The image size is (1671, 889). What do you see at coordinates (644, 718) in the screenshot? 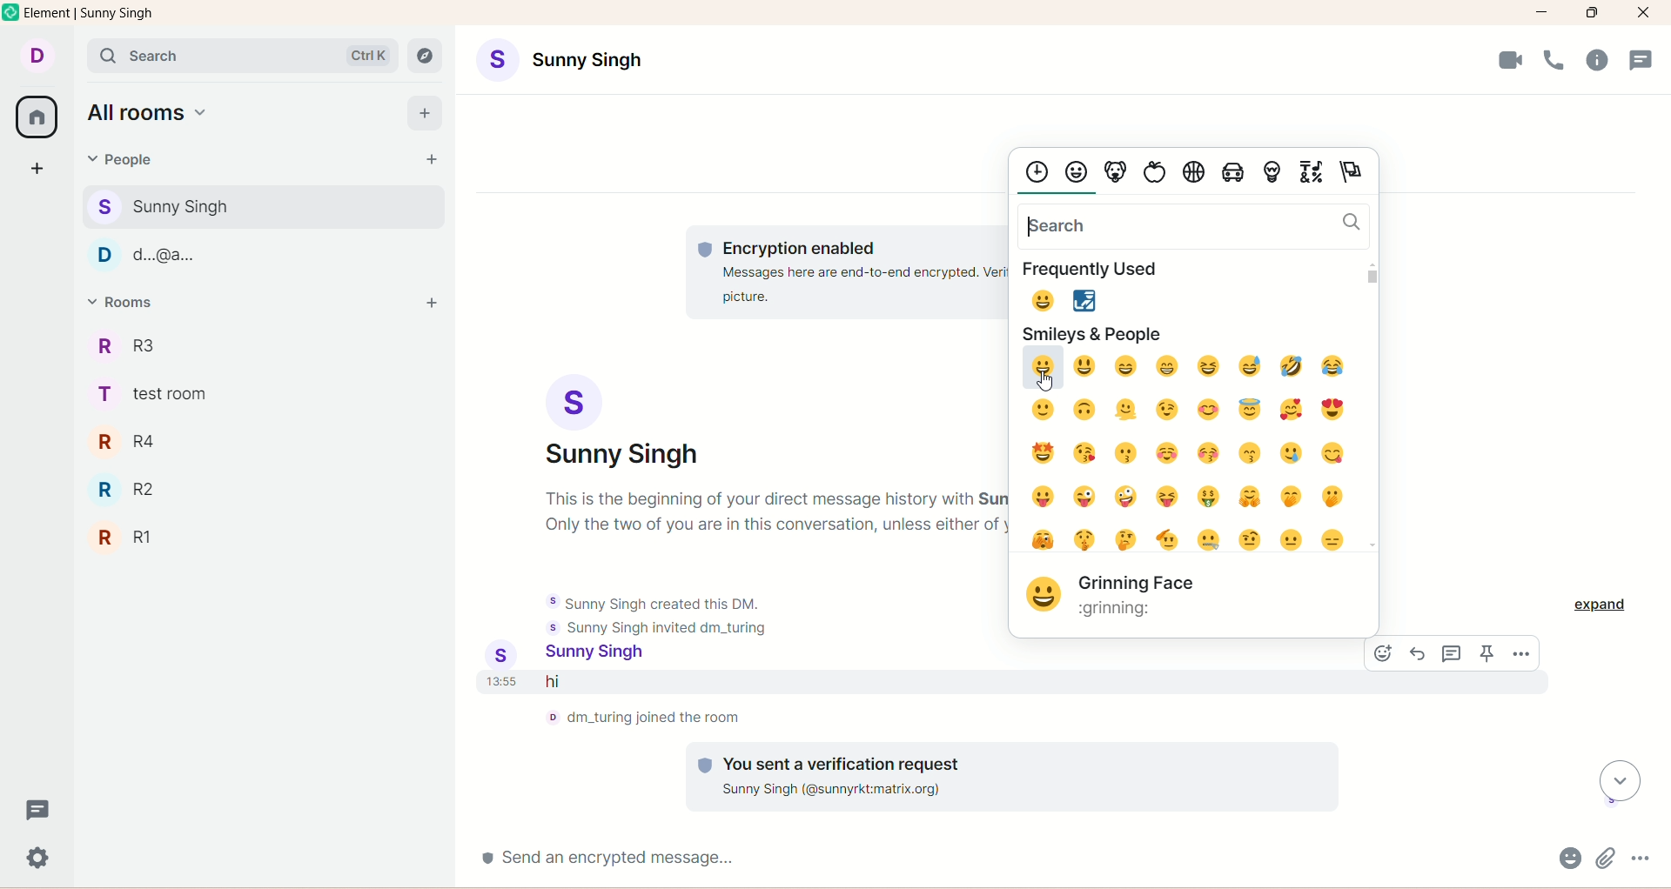
I see `text` at bounding box center [644, 718].